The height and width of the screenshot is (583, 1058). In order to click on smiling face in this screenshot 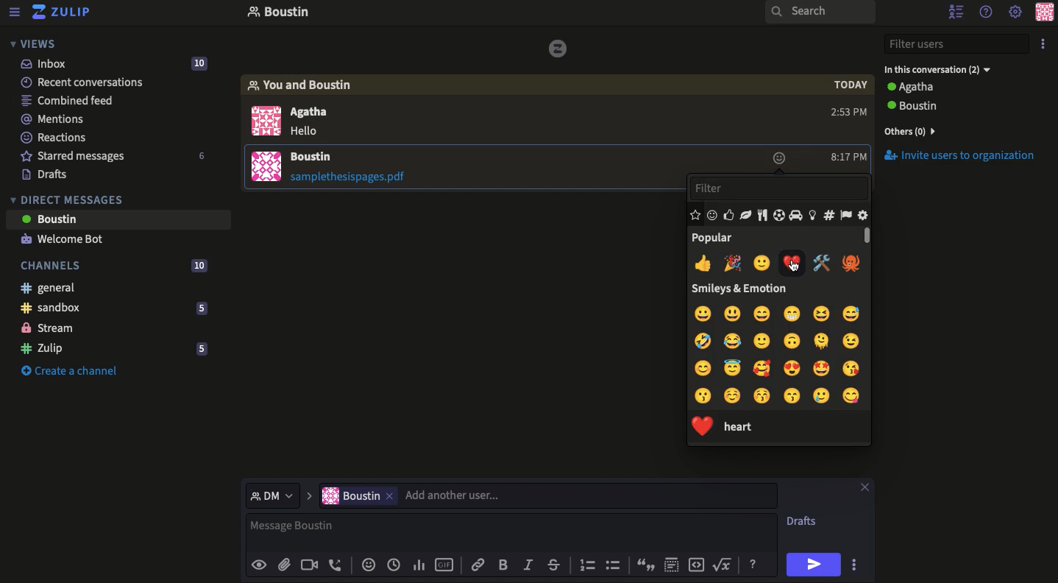, I will do `click(736, 397)`.